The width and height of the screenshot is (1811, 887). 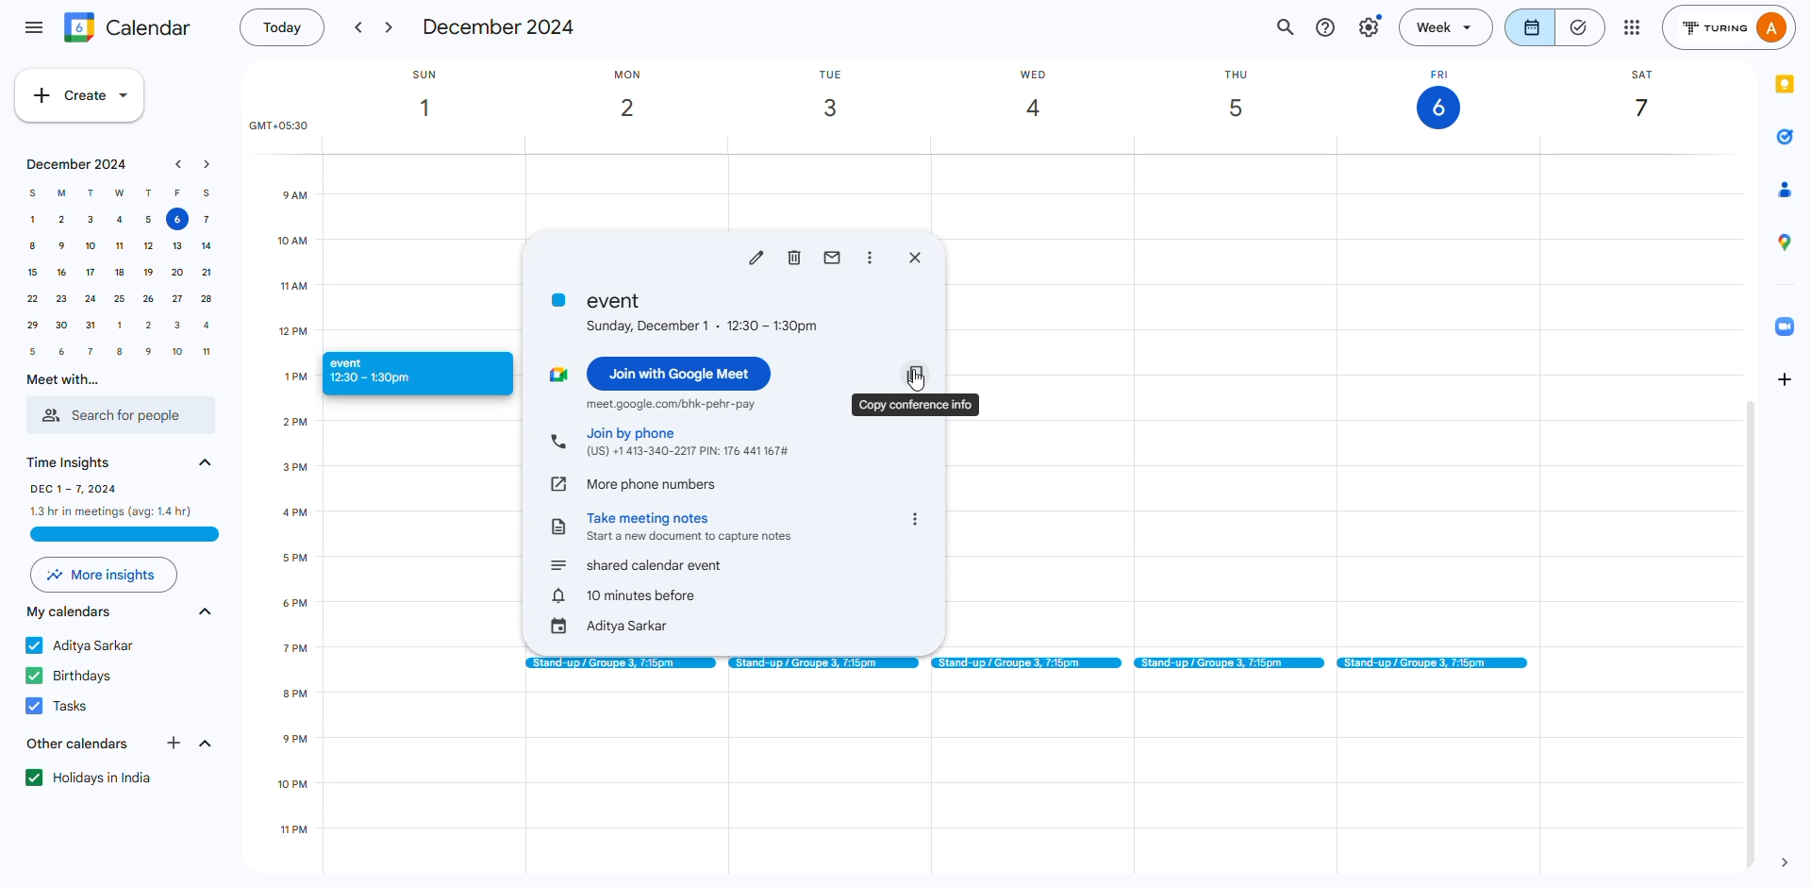 What do you see at coordinates (557, 374) in the screenshot?
I see `meet` at bounding box center [557, 374].